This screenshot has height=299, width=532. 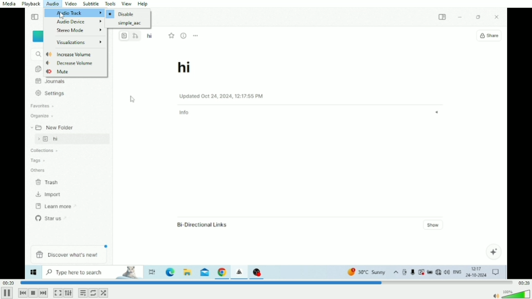 I want to click on Volume, so click(x=511, y=294).